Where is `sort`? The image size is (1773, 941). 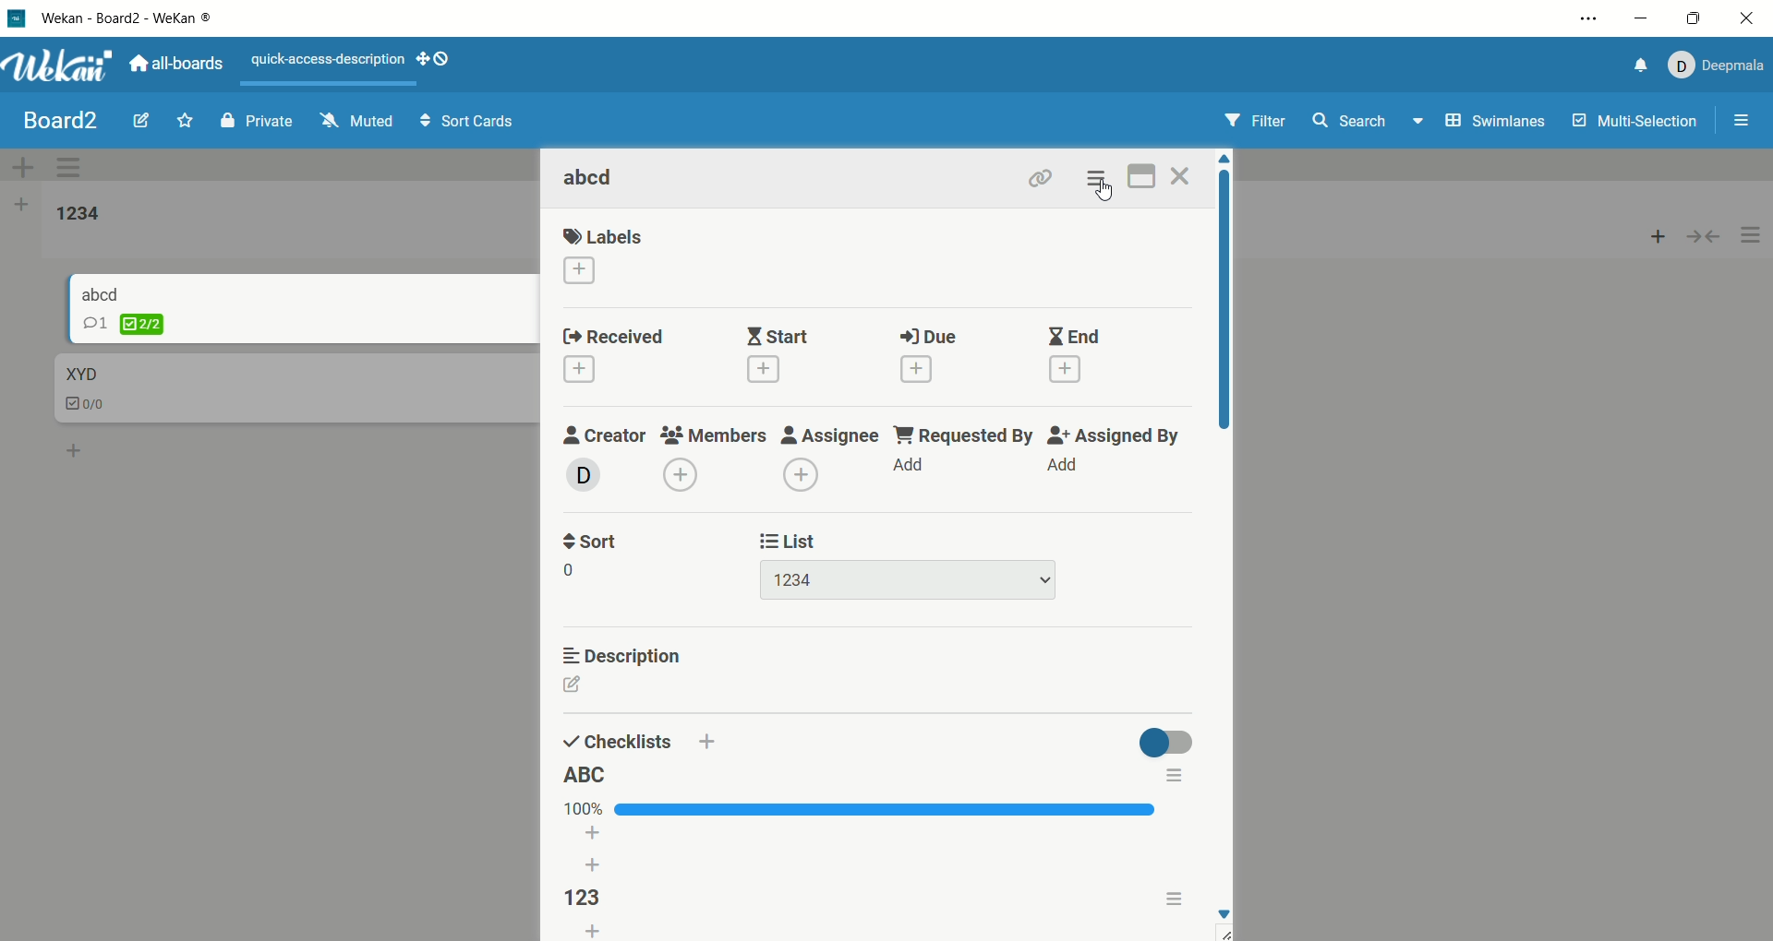
sort is located at coordinates (595, 553).